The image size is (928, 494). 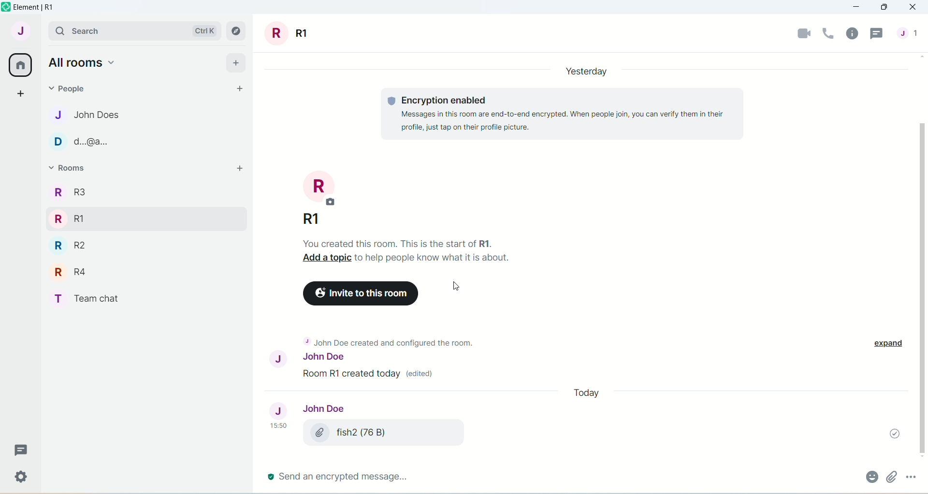 I want to click on R R2, so click(x=70, y=246).